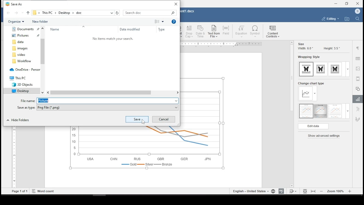  I want to click on scroll bar, so click(113, 93).